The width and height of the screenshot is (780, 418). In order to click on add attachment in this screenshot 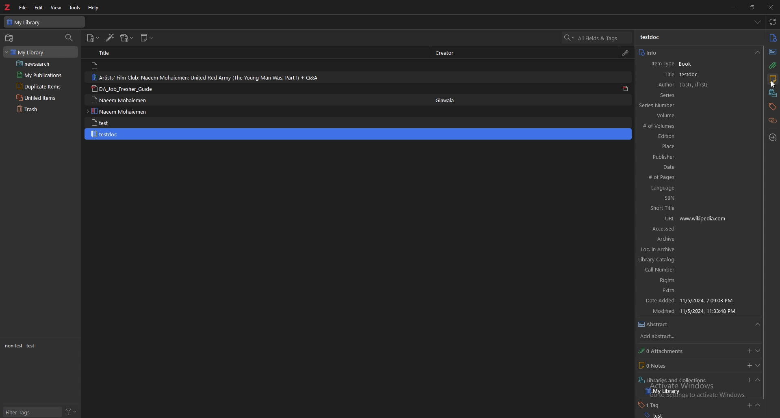, I will do `click(750, 350)`.